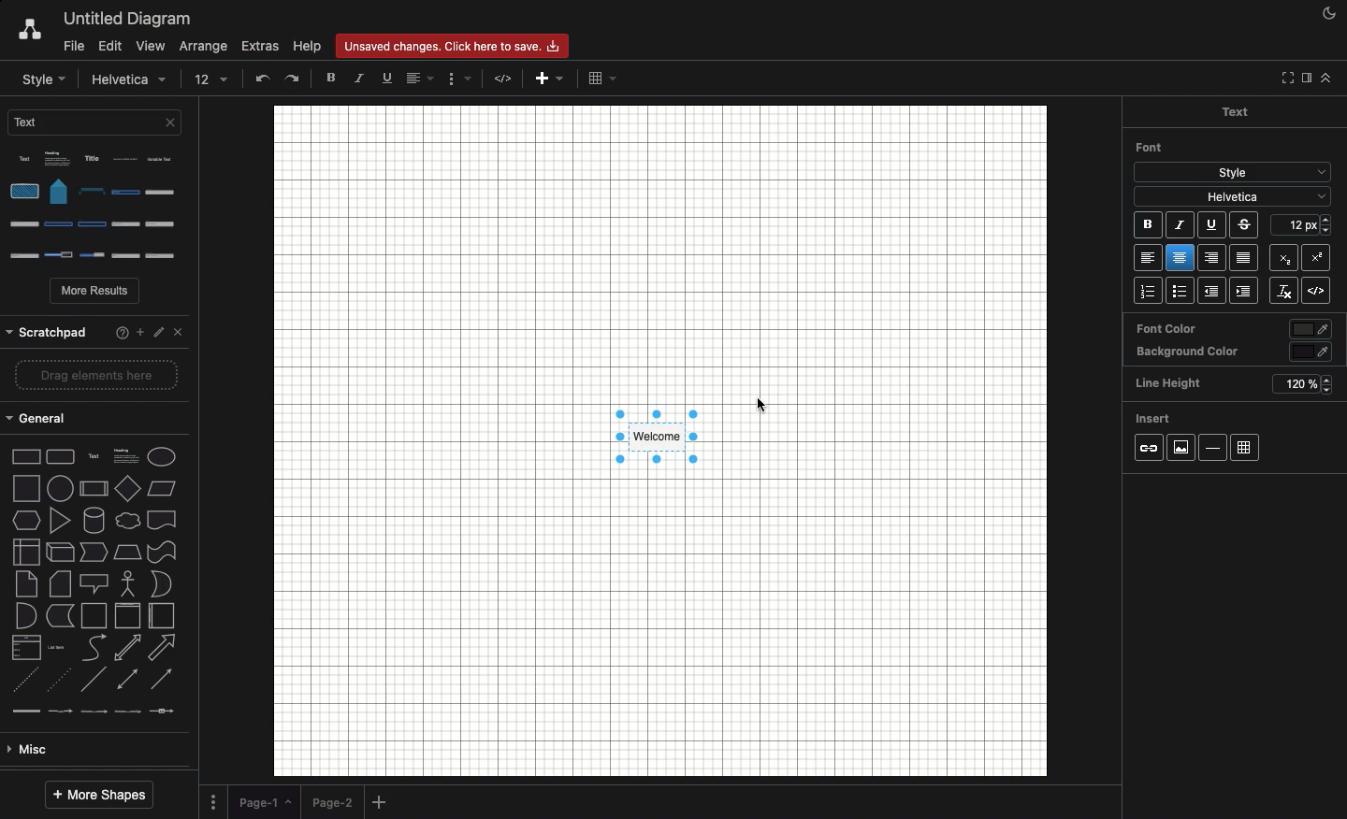 This screenshot has width=1347, height=819. What do you see at coordinates (1233, 330) in the screenshot?
I see `Font color` at bounding box center [1233, 330].